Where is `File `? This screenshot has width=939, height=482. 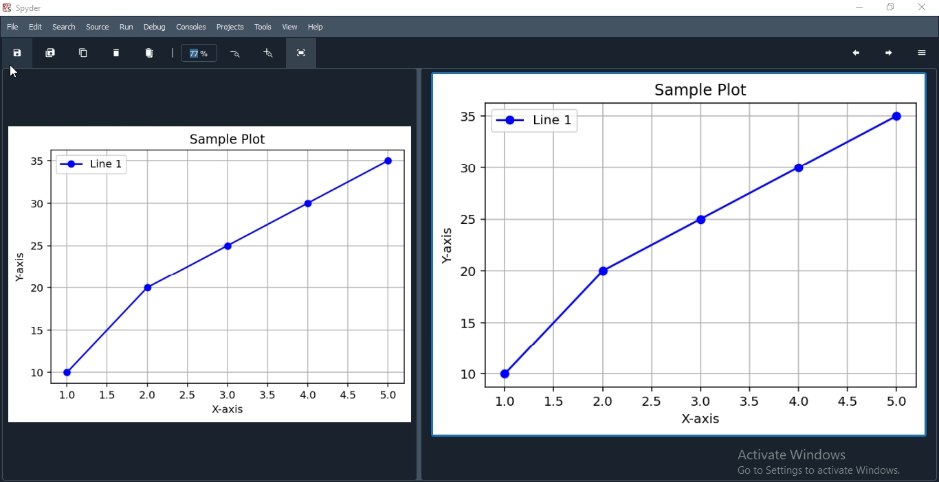
File  is located at coordinates (12, 27).